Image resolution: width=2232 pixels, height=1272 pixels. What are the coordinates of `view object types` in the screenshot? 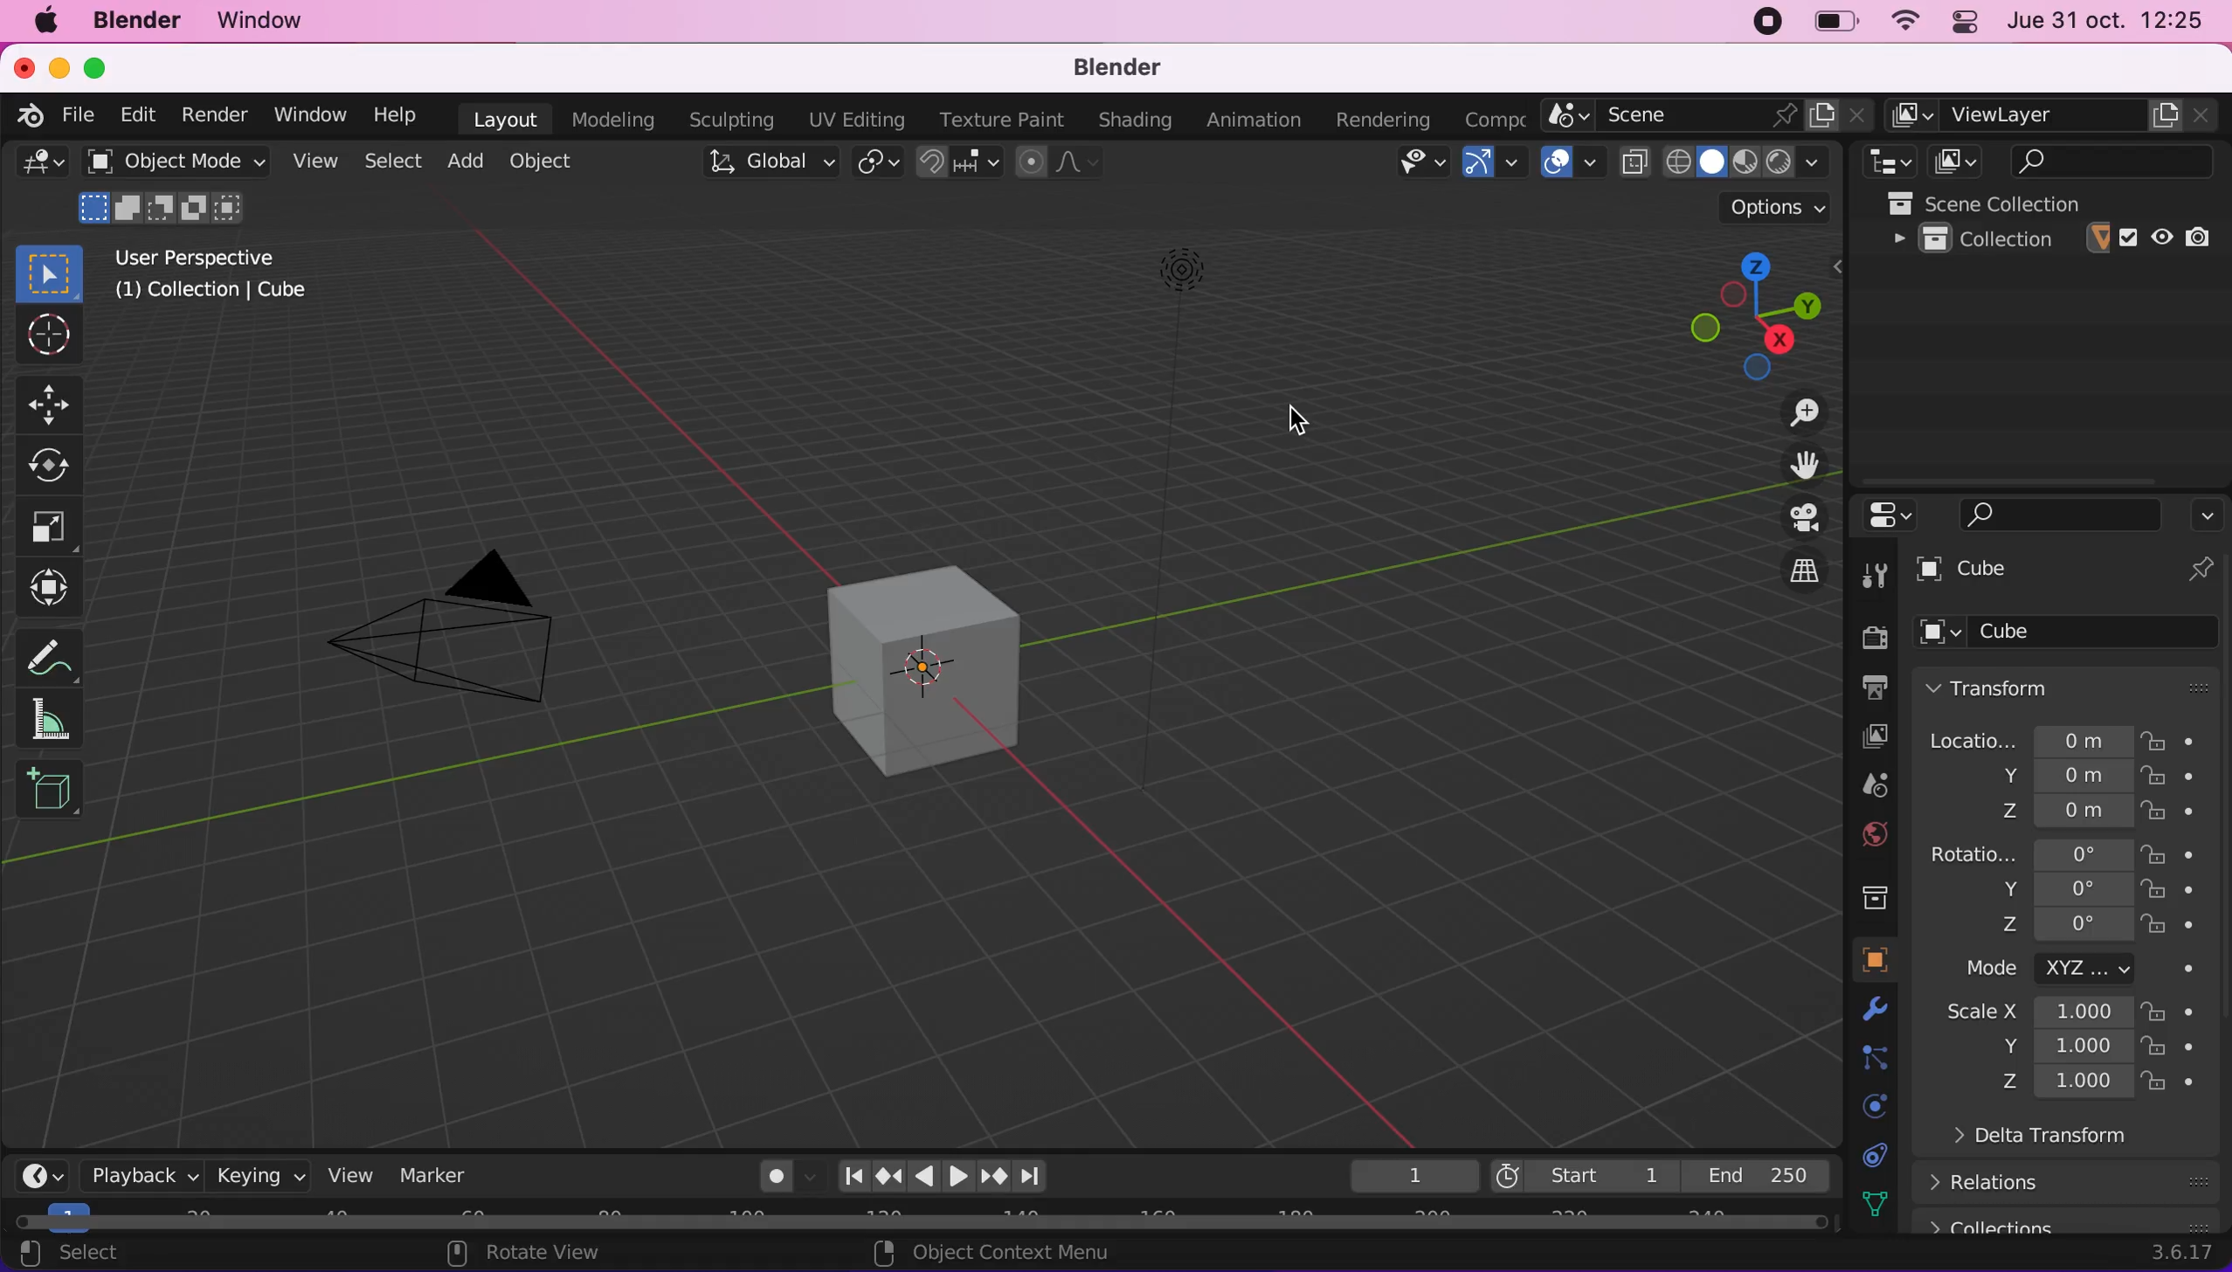 It's located at (1406, 163).